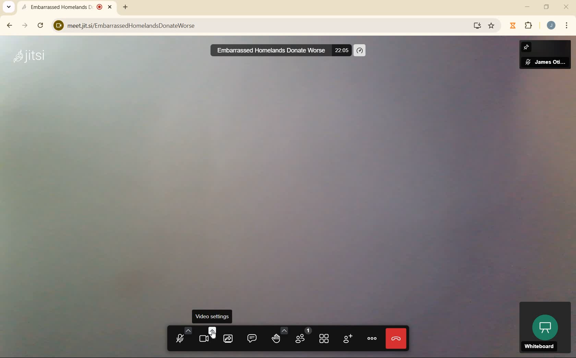  I want to click on raise your hand, so click(277, 336).